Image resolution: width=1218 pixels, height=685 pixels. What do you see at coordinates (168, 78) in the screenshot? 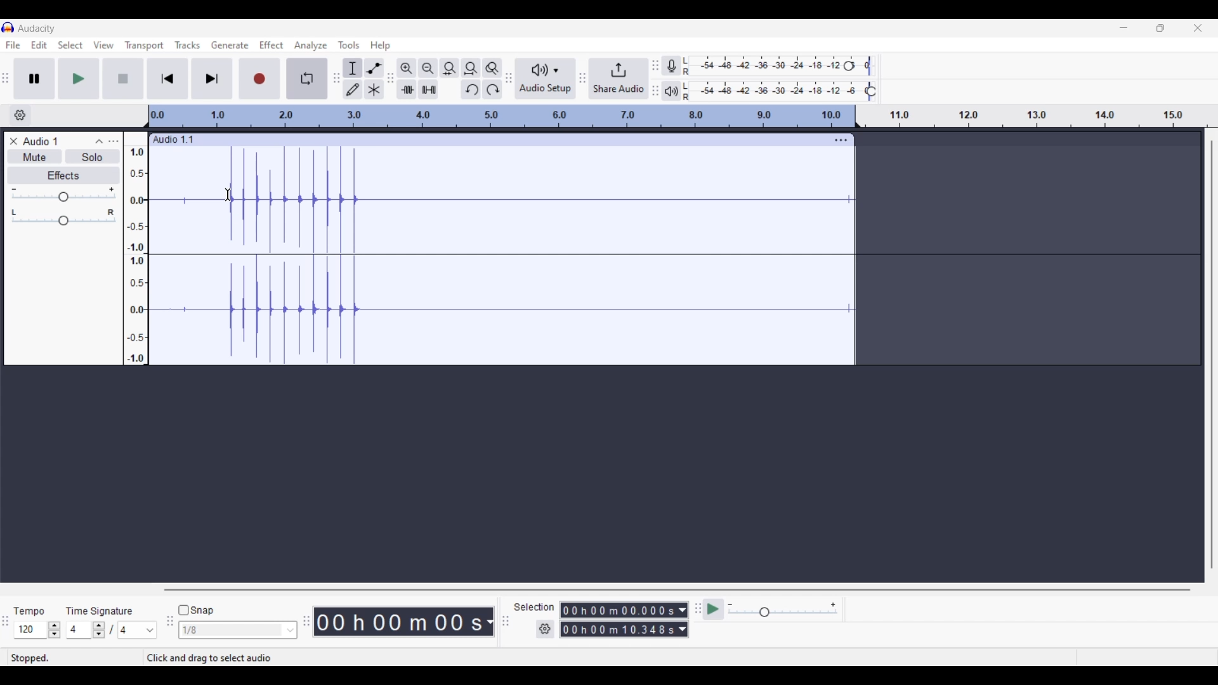
I see `Skip/Select to start` at bounding box center [168, 78].